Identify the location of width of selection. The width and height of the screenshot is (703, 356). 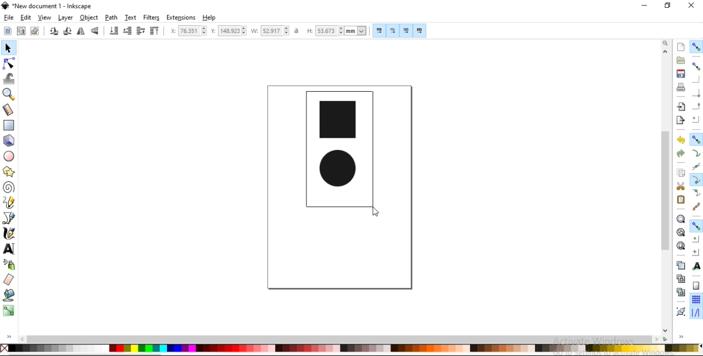
(271, 31).